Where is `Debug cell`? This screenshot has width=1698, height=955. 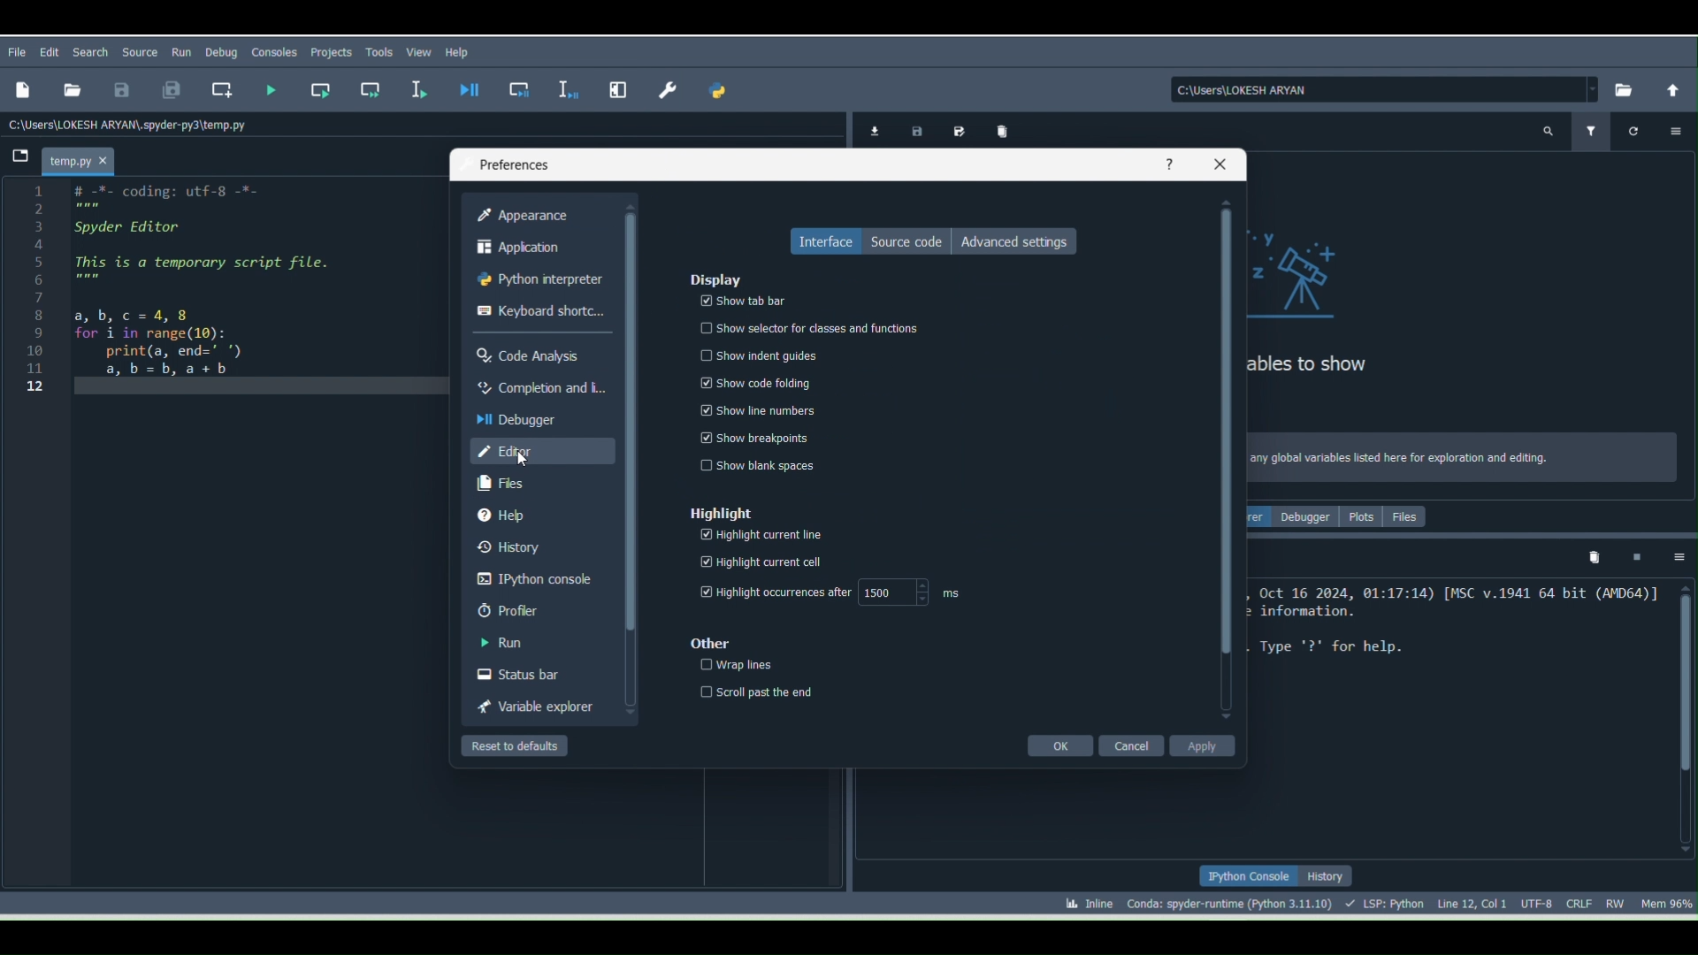
Debug cell is located at coordinates (522, 90).